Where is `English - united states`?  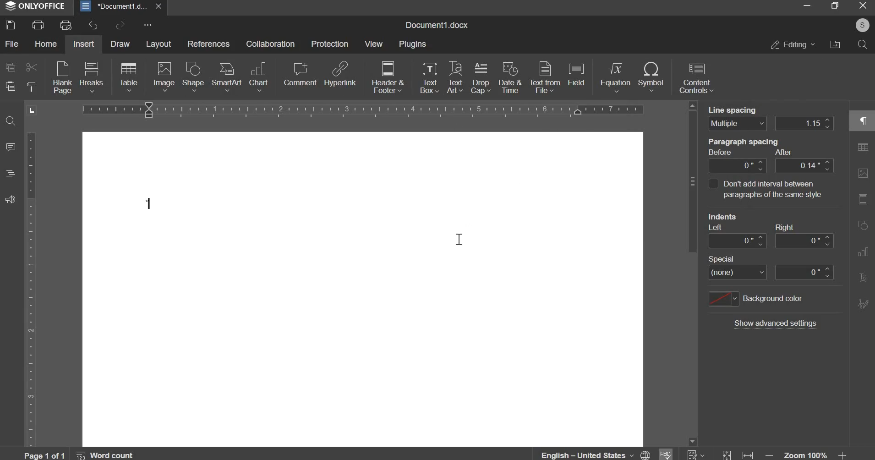
English - united states is located at coordinates (596, 455).